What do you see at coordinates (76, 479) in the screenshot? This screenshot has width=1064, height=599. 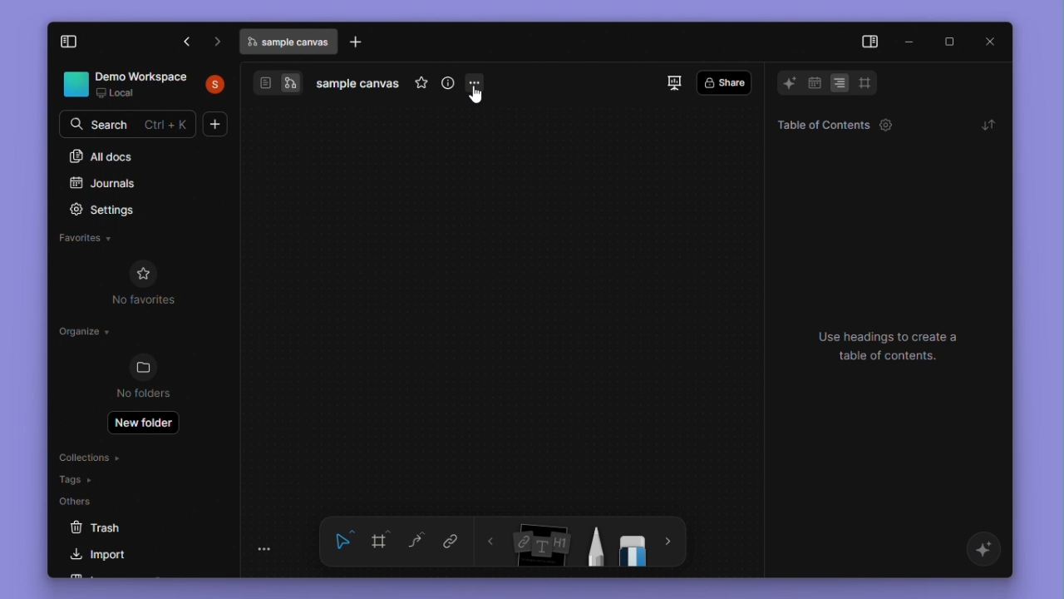 I see `tags` at bounding box center [76, 479].